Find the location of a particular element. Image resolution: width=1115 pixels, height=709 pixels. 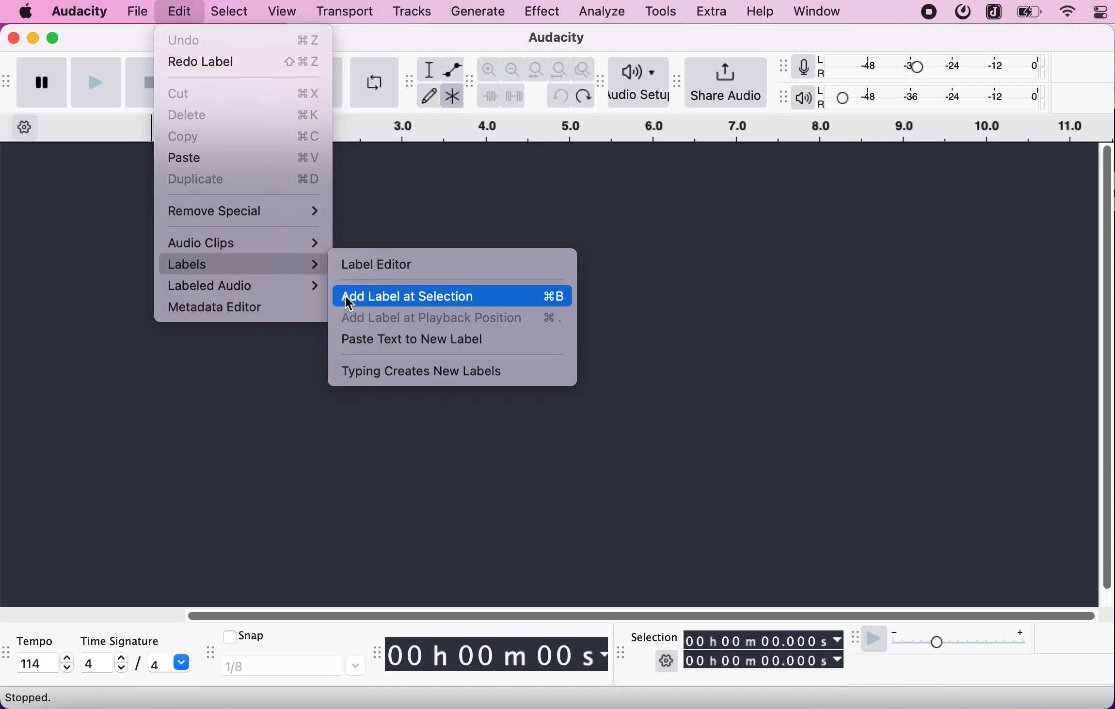

paste text to new label is located at coordinates (453, 341).